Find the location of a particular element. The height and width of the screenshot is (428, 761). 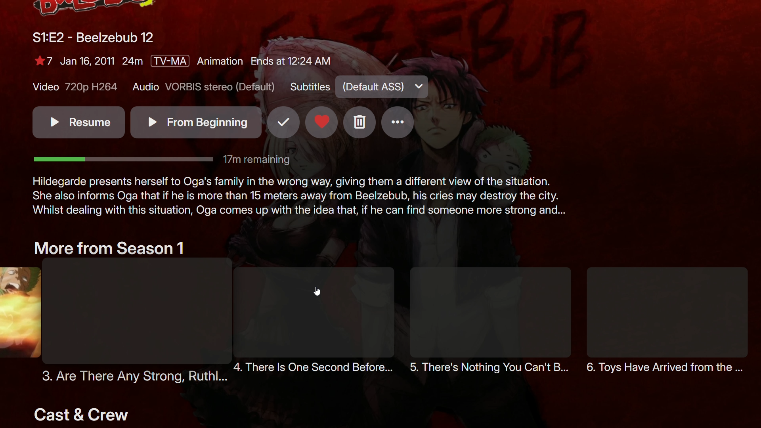

Resume is located at coordinates (78, 122).